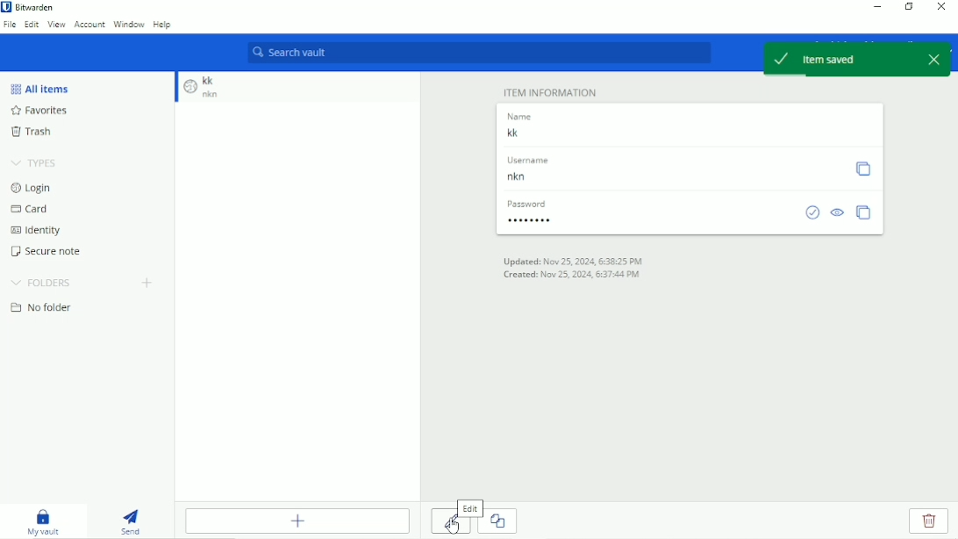 The image size is (958, 539). Describe the element at coordinates (296, 521) in the screenshot. I see `Add Item` at that location.